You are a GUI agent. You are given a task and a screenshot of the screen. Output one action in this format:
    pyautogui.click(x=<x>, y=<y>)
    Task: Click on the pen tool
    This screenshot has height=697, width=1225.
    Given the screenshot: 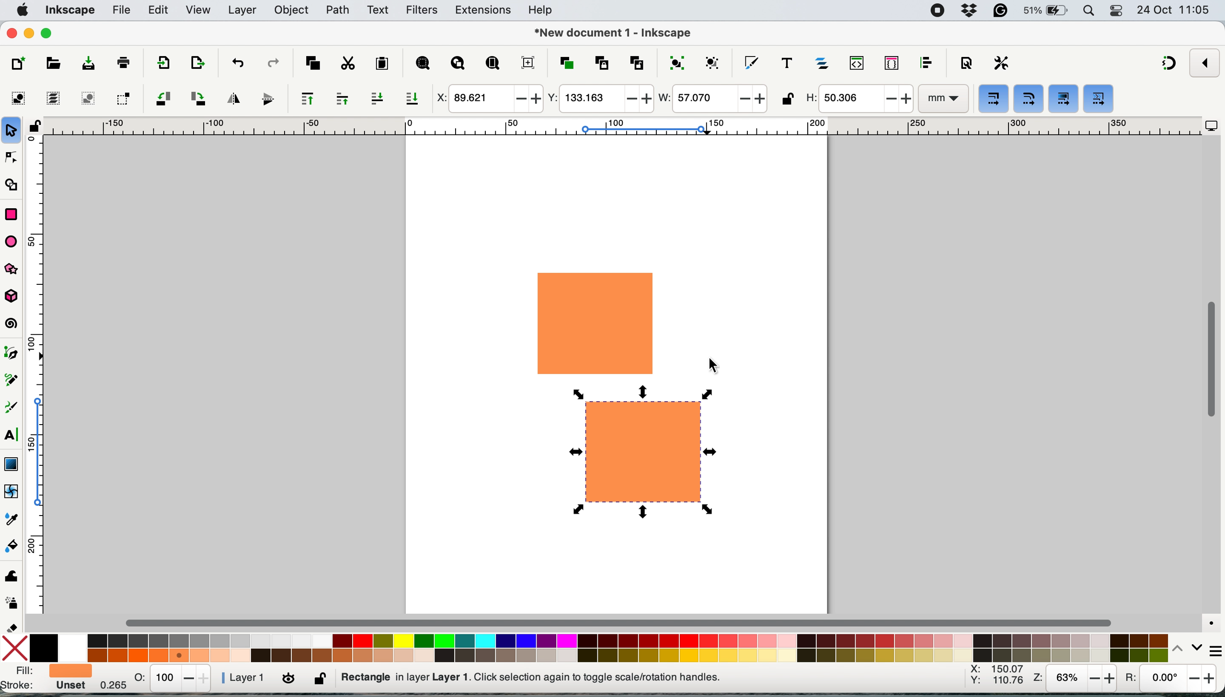 What is the action you would take?
    pyautogui.click(x=13, y=353)
    